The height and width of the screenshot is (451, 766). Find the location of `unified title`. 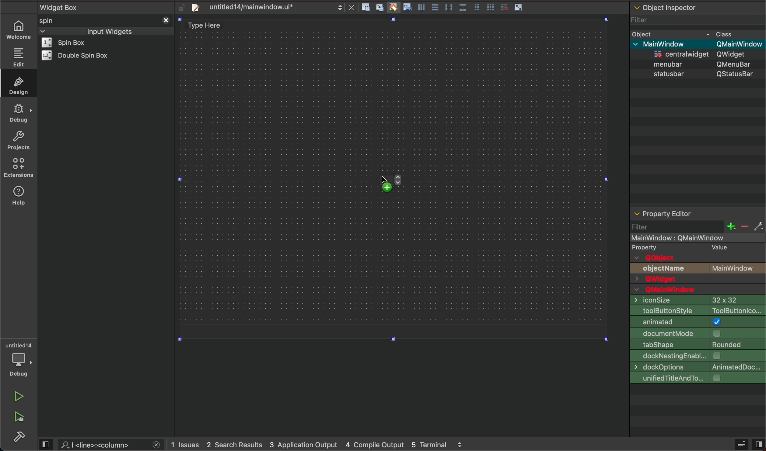

unified title is located at coordinates (698, 378).